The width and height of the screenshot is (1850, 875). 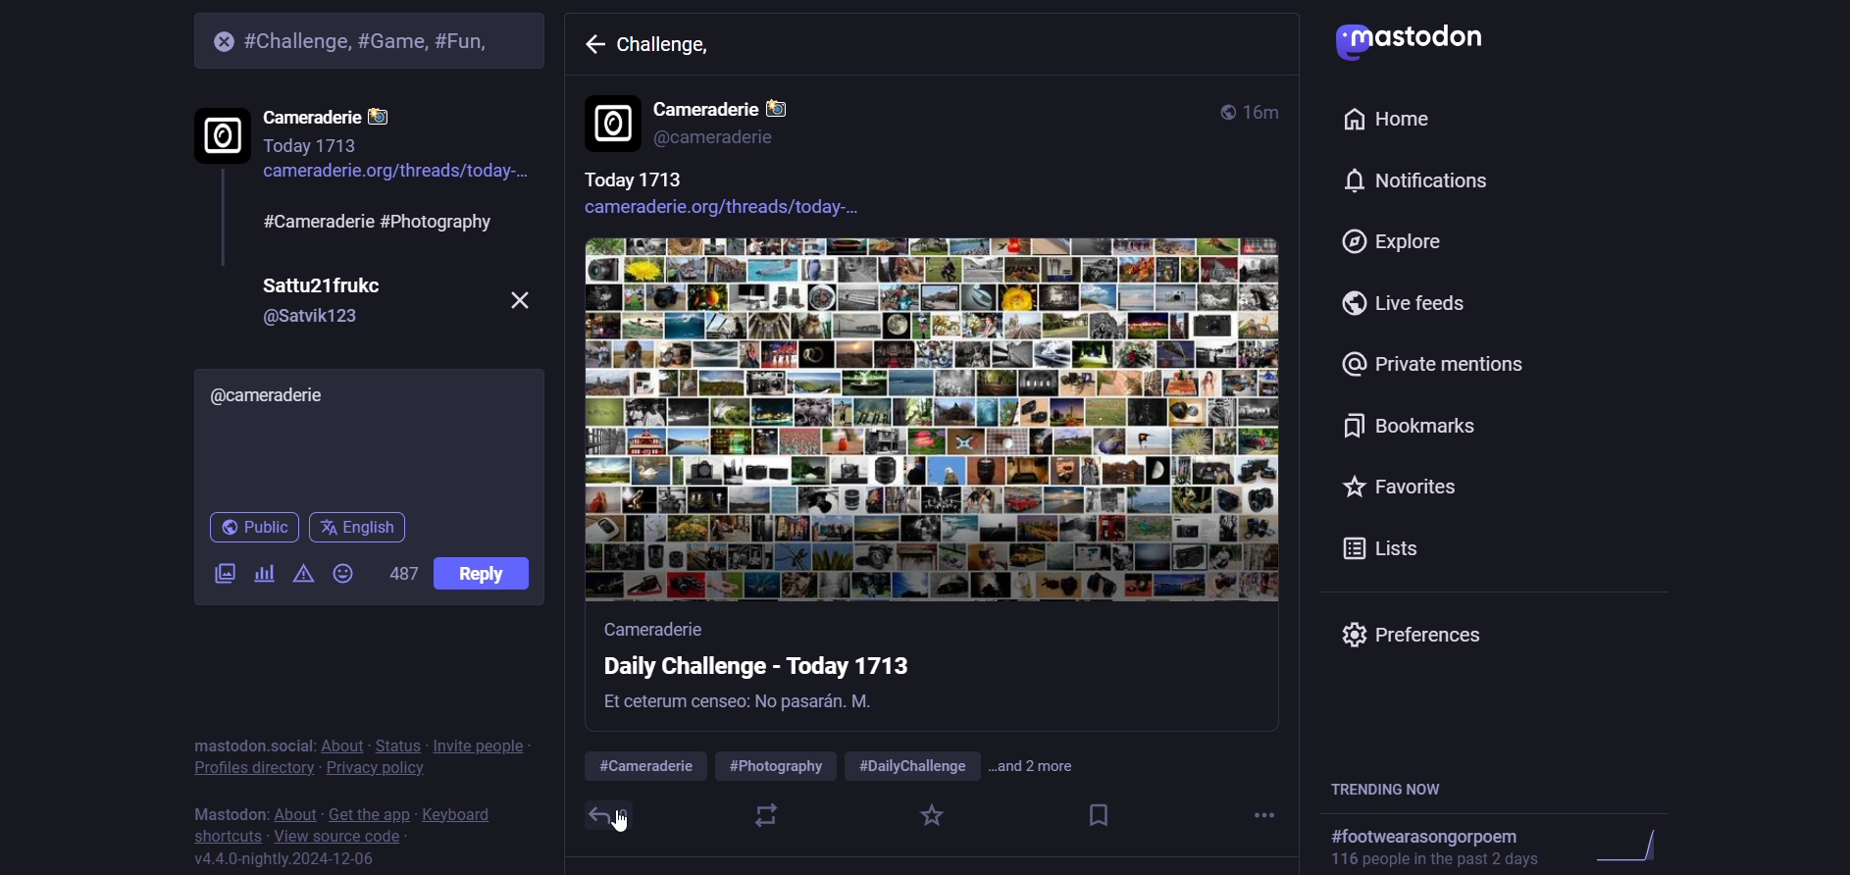 What do you see at coordinates (220, 132) in the screenshot?
I see `display picture` at bounding box center [220, 132].